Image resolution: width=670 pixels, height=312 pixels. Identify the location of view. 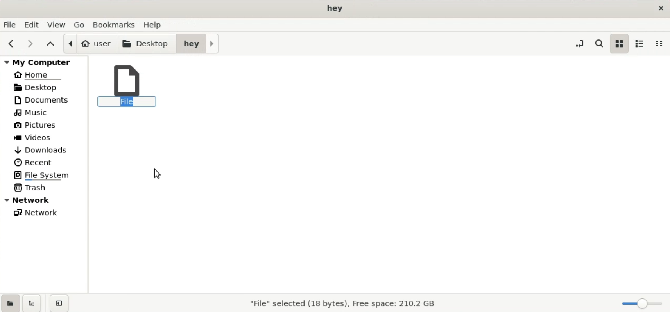
(57, 24).